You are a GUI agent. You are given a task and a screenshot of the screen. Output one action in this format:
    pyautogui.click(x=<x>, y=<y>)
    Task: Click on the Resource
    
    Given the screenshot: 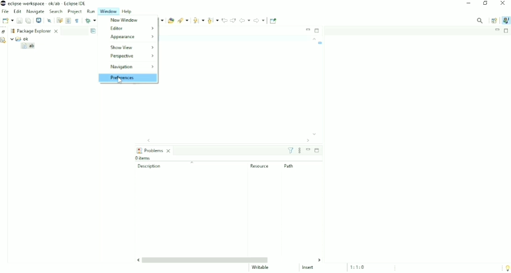 What is the action you would take?
    pyautogui.click(x=260, y=166)
    